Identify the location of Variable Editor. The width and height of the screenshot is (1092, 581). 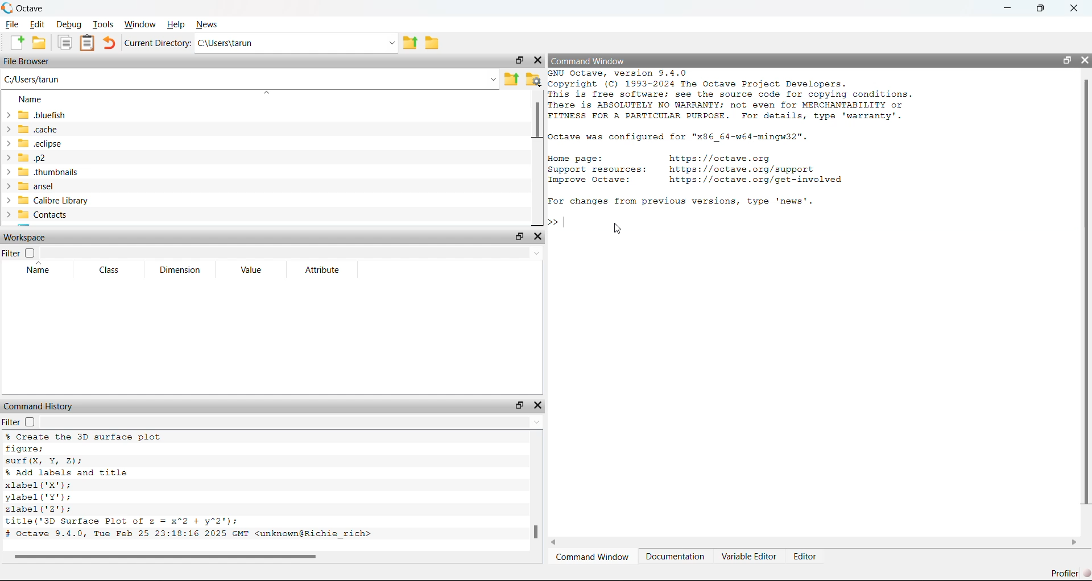
(748, 556).